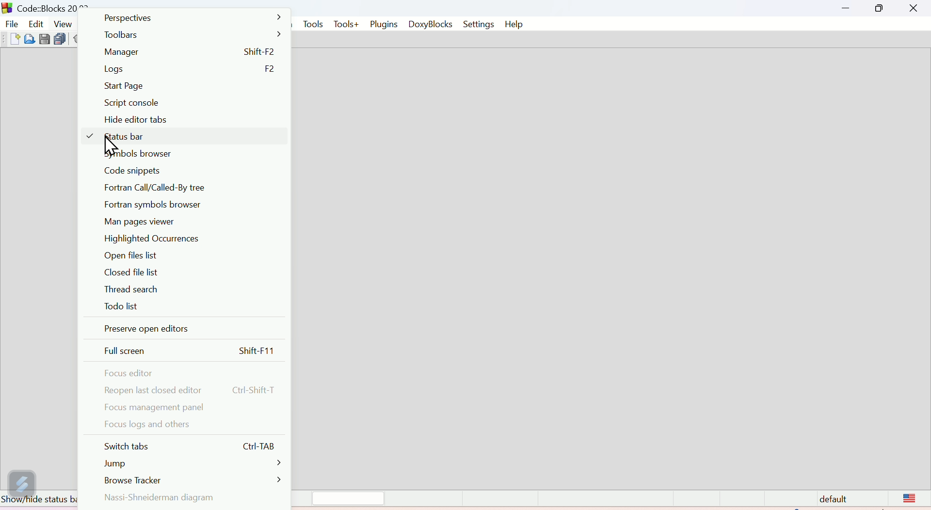 This screenshot has height=510, width=931. I want to click on Reopen last closed editor, so click(191, 387).